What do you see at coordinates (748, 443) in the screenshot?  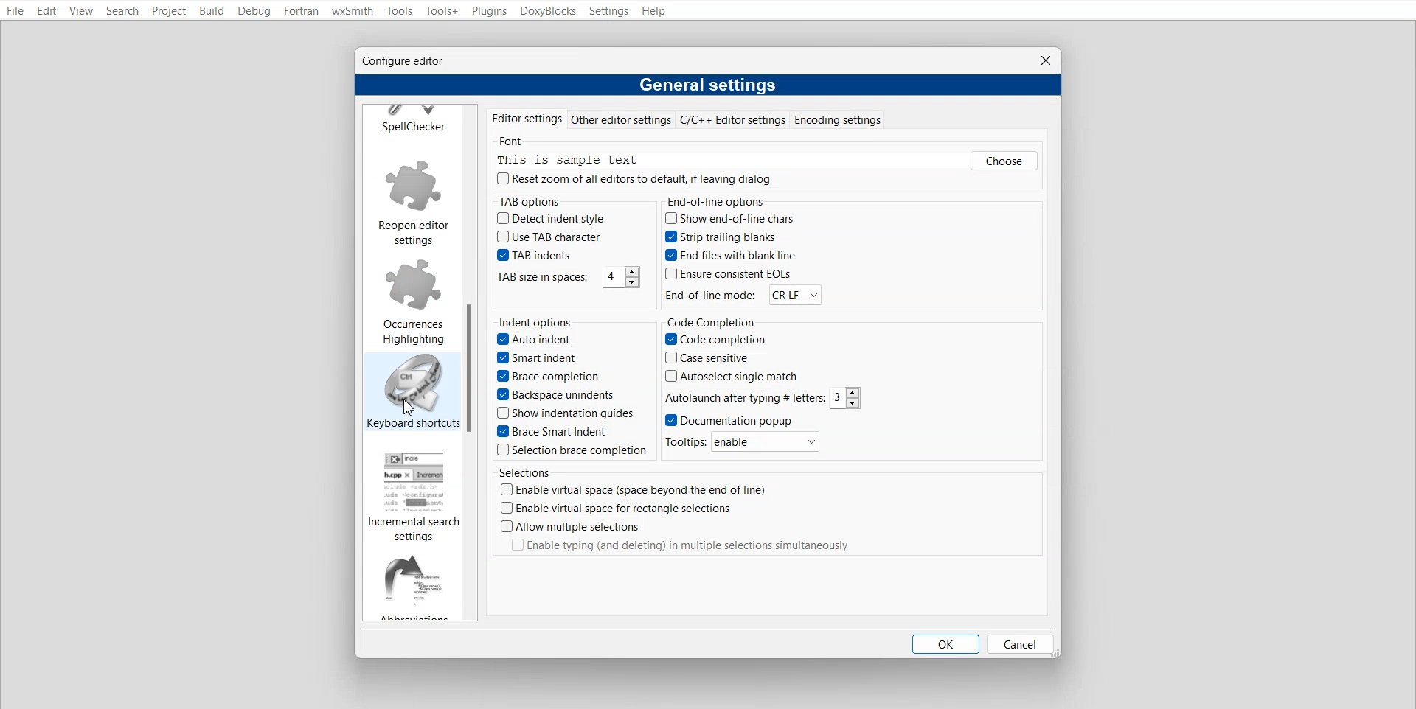 I see `Tooltips: enable ` at bounding box center [748, 443].